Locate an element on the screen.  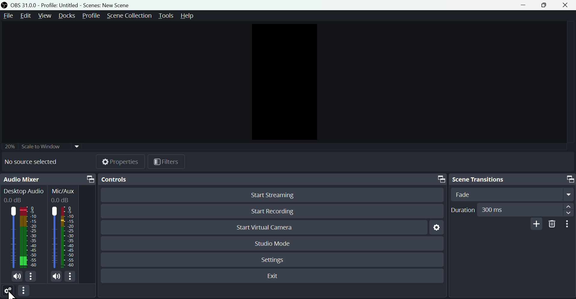
More options is located at coordinates (569, 224).